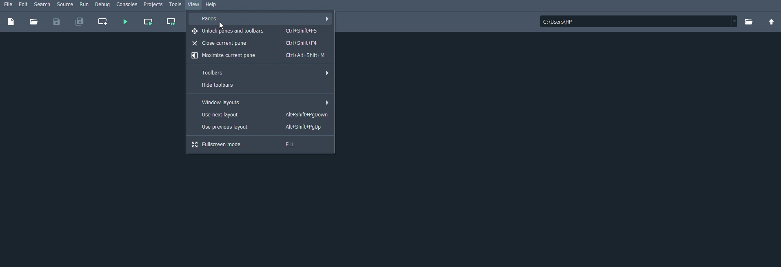  What do you see at coordinates (124, 22) in the screenshot?
I see `Run file` at bounding box center [124, 22].